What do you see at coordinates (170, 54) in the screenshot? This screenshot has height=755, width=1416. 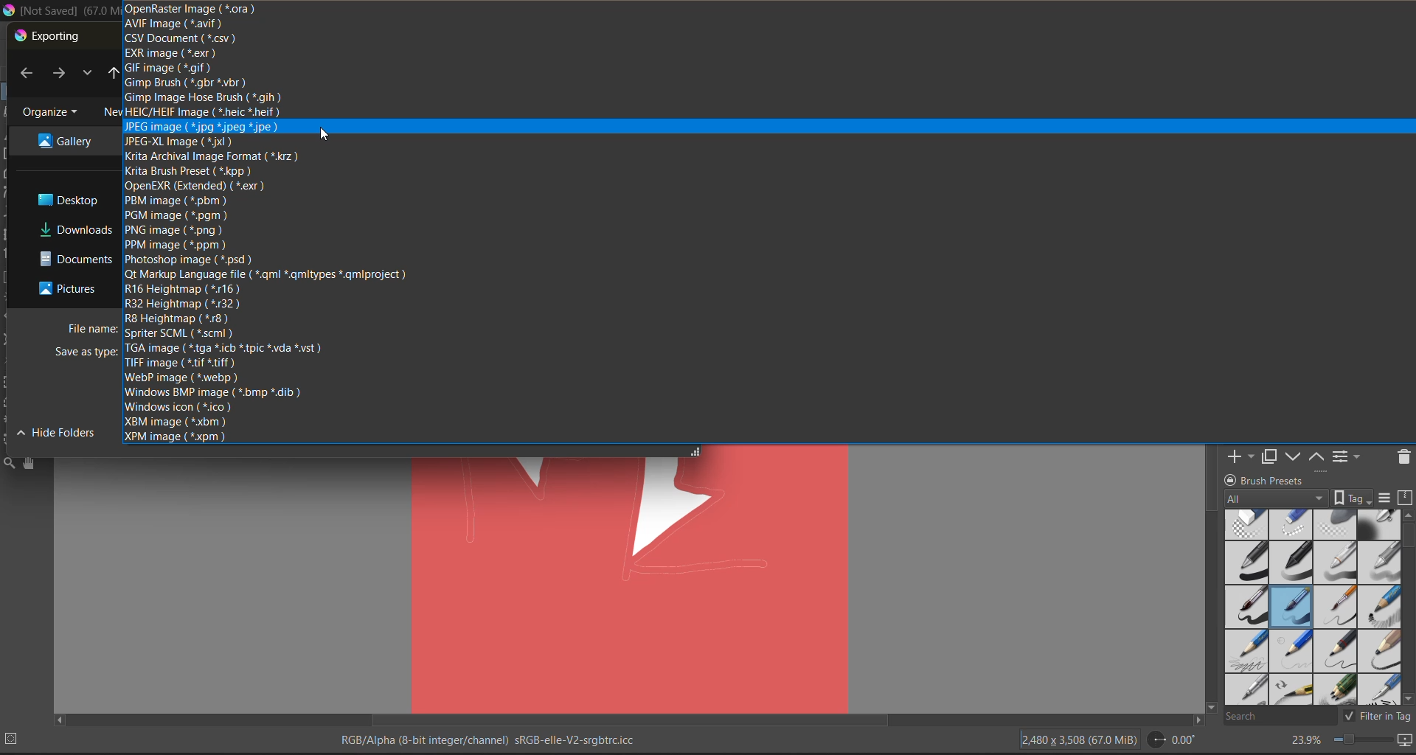 I see `exr image` at bounding box center [170, 54].